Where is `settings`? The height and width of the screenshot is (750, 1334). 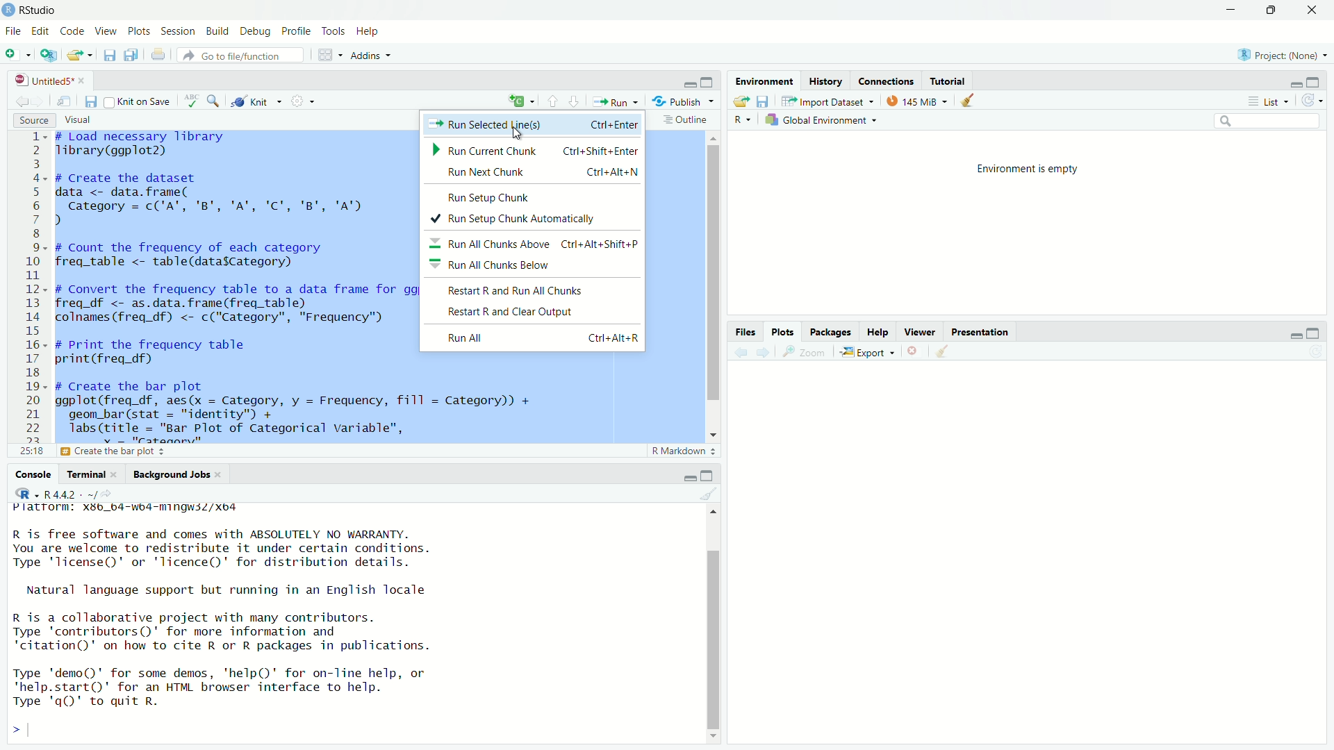
settings is located at coordinates (302, 101).